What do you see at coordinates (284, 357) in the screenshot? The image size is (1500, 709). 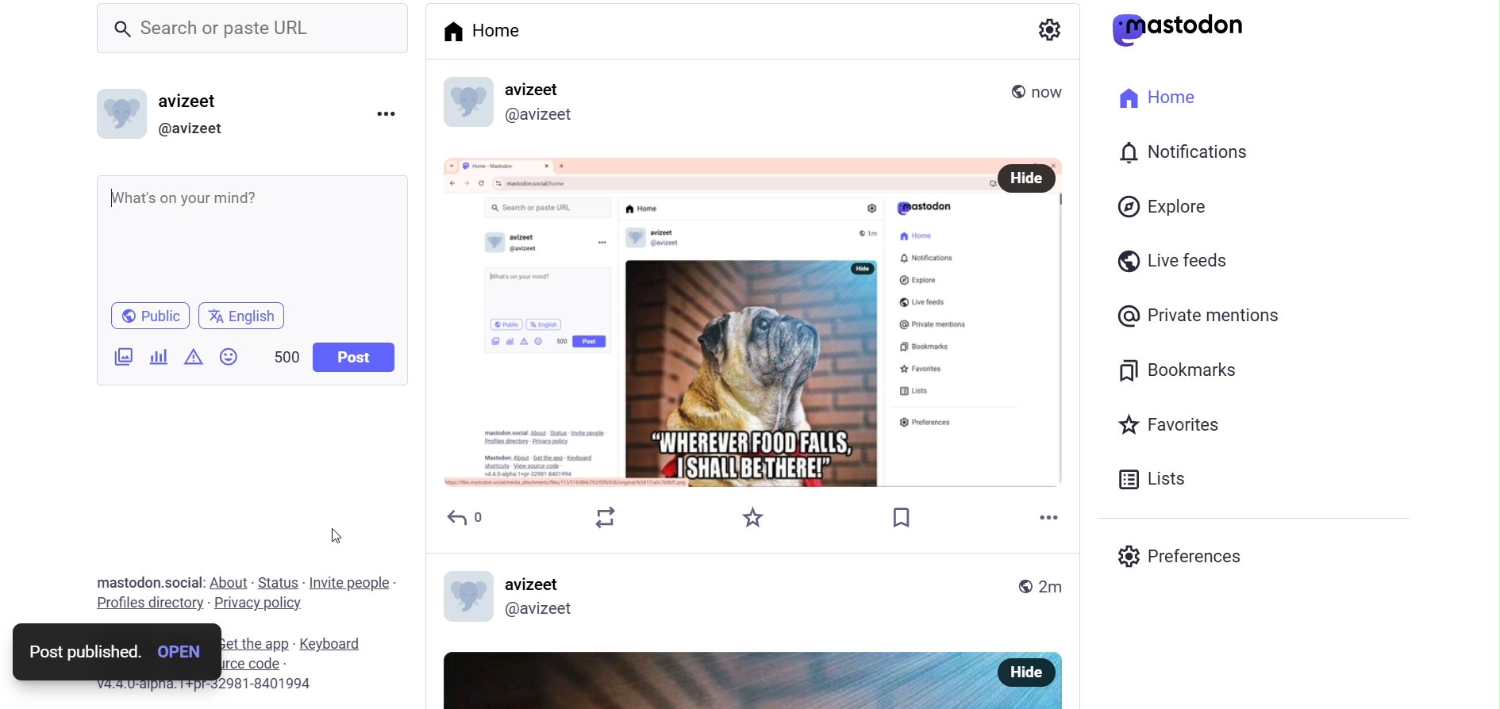 I see `word limit` at bounding box center [284, 357].